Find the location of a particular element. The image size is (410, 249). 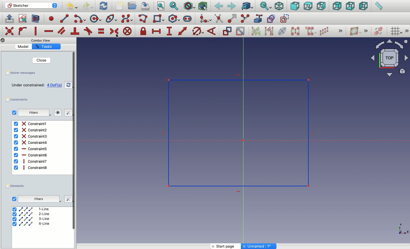

constrain vertically  is located at coordinates (37, 31).